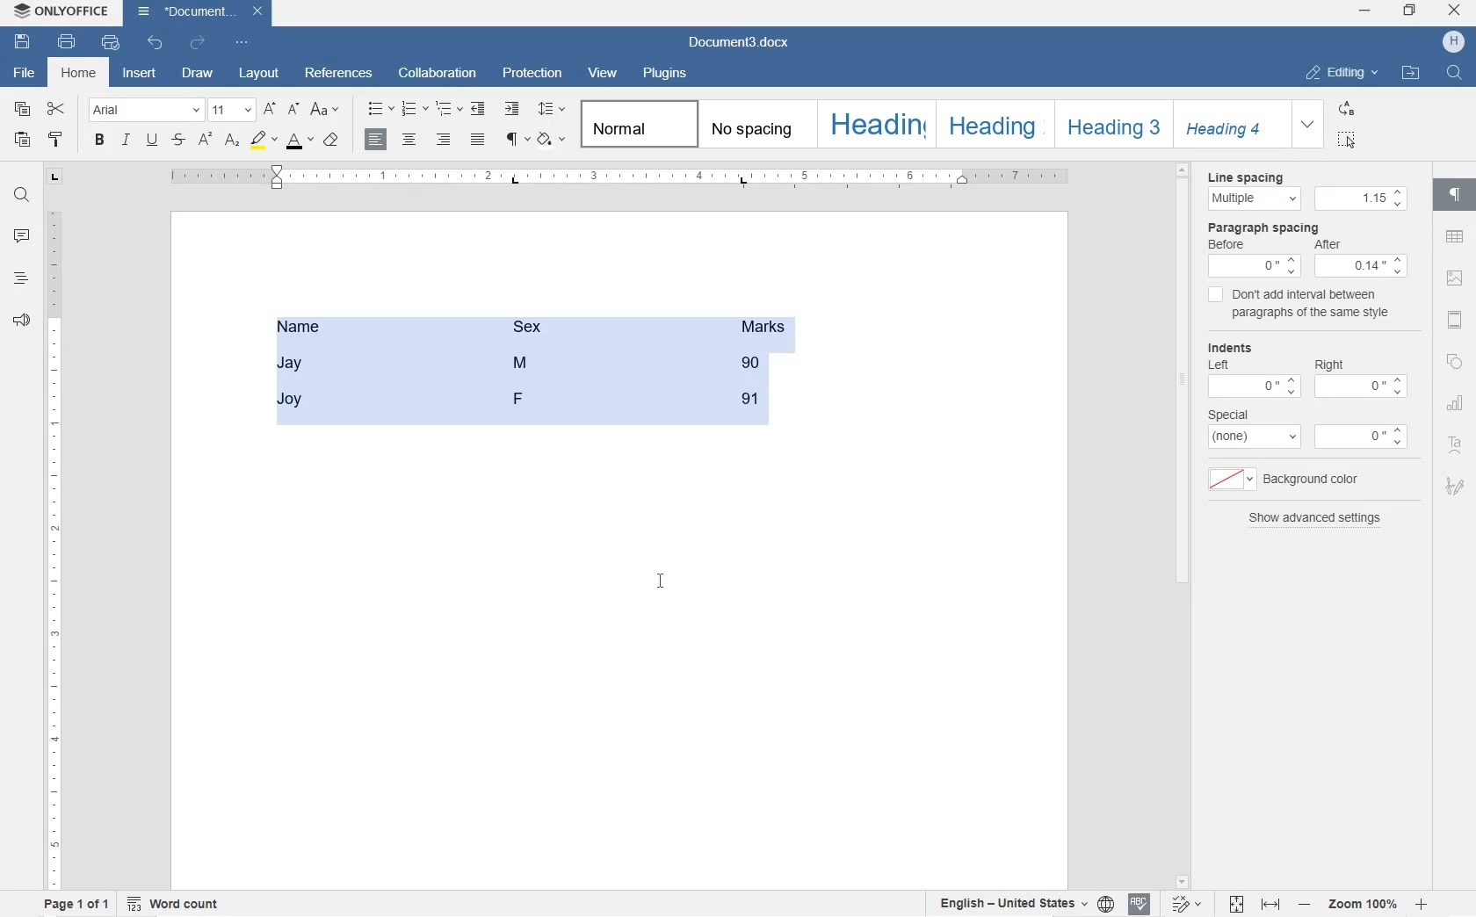 The height and width of the screenshot is (917, 1476). I want to click on FONT COLOR, so click(300, 143).